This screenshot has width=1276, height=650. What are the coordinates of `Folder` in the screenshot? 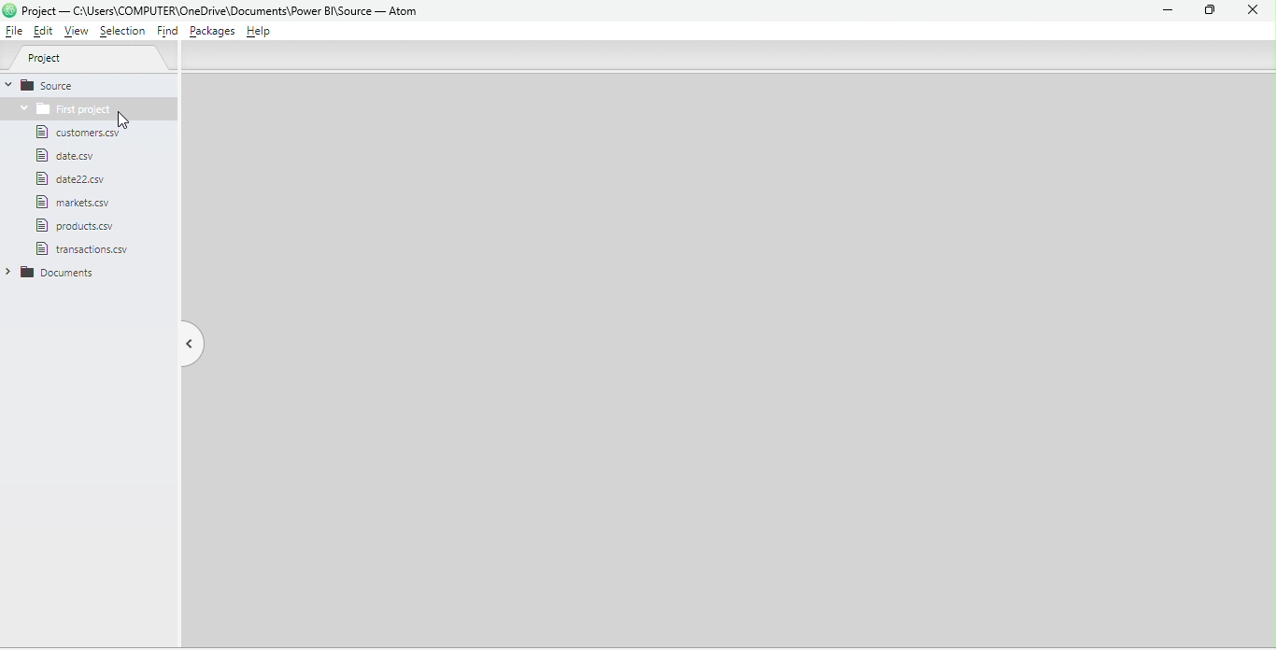 It's located at (57, 274).